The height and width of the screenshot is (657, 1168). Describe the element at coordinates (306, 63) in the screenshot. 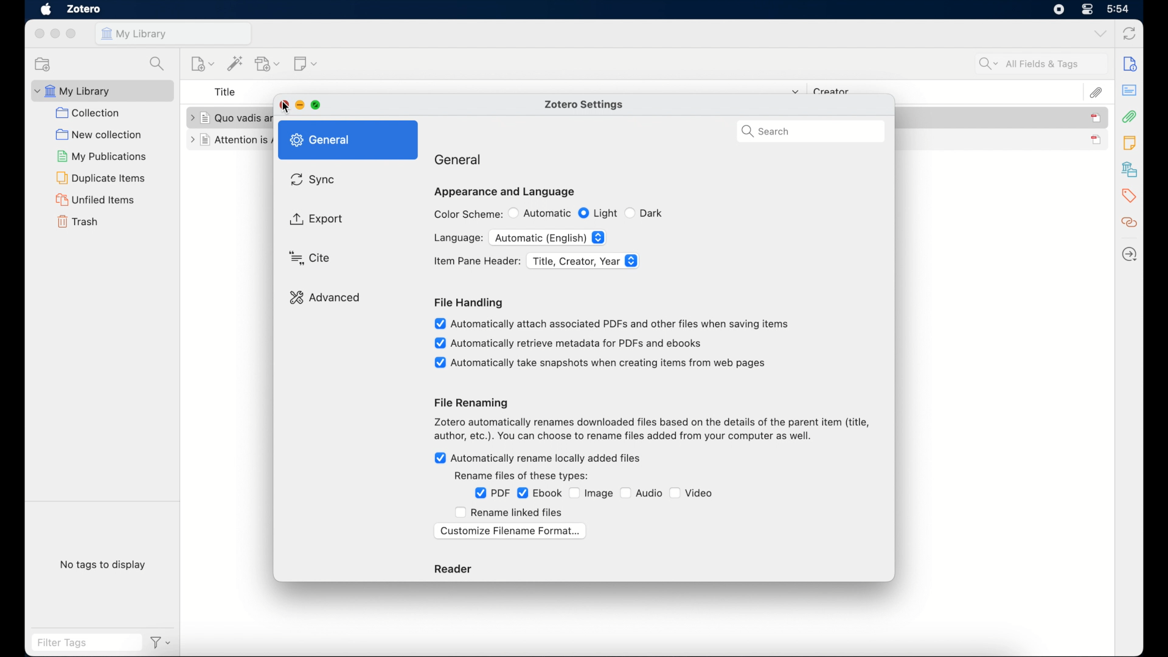

I see `new note` at that location.